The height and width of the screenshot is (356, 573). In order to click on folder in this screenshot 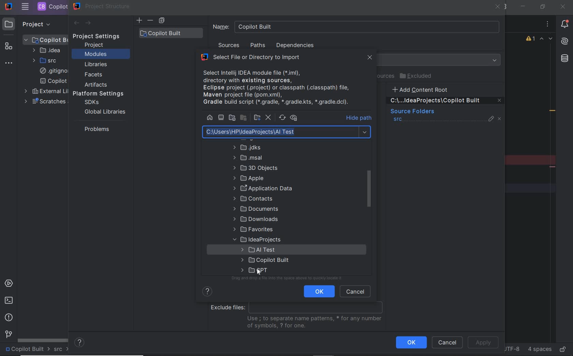, I will do `click(257, 239)`.